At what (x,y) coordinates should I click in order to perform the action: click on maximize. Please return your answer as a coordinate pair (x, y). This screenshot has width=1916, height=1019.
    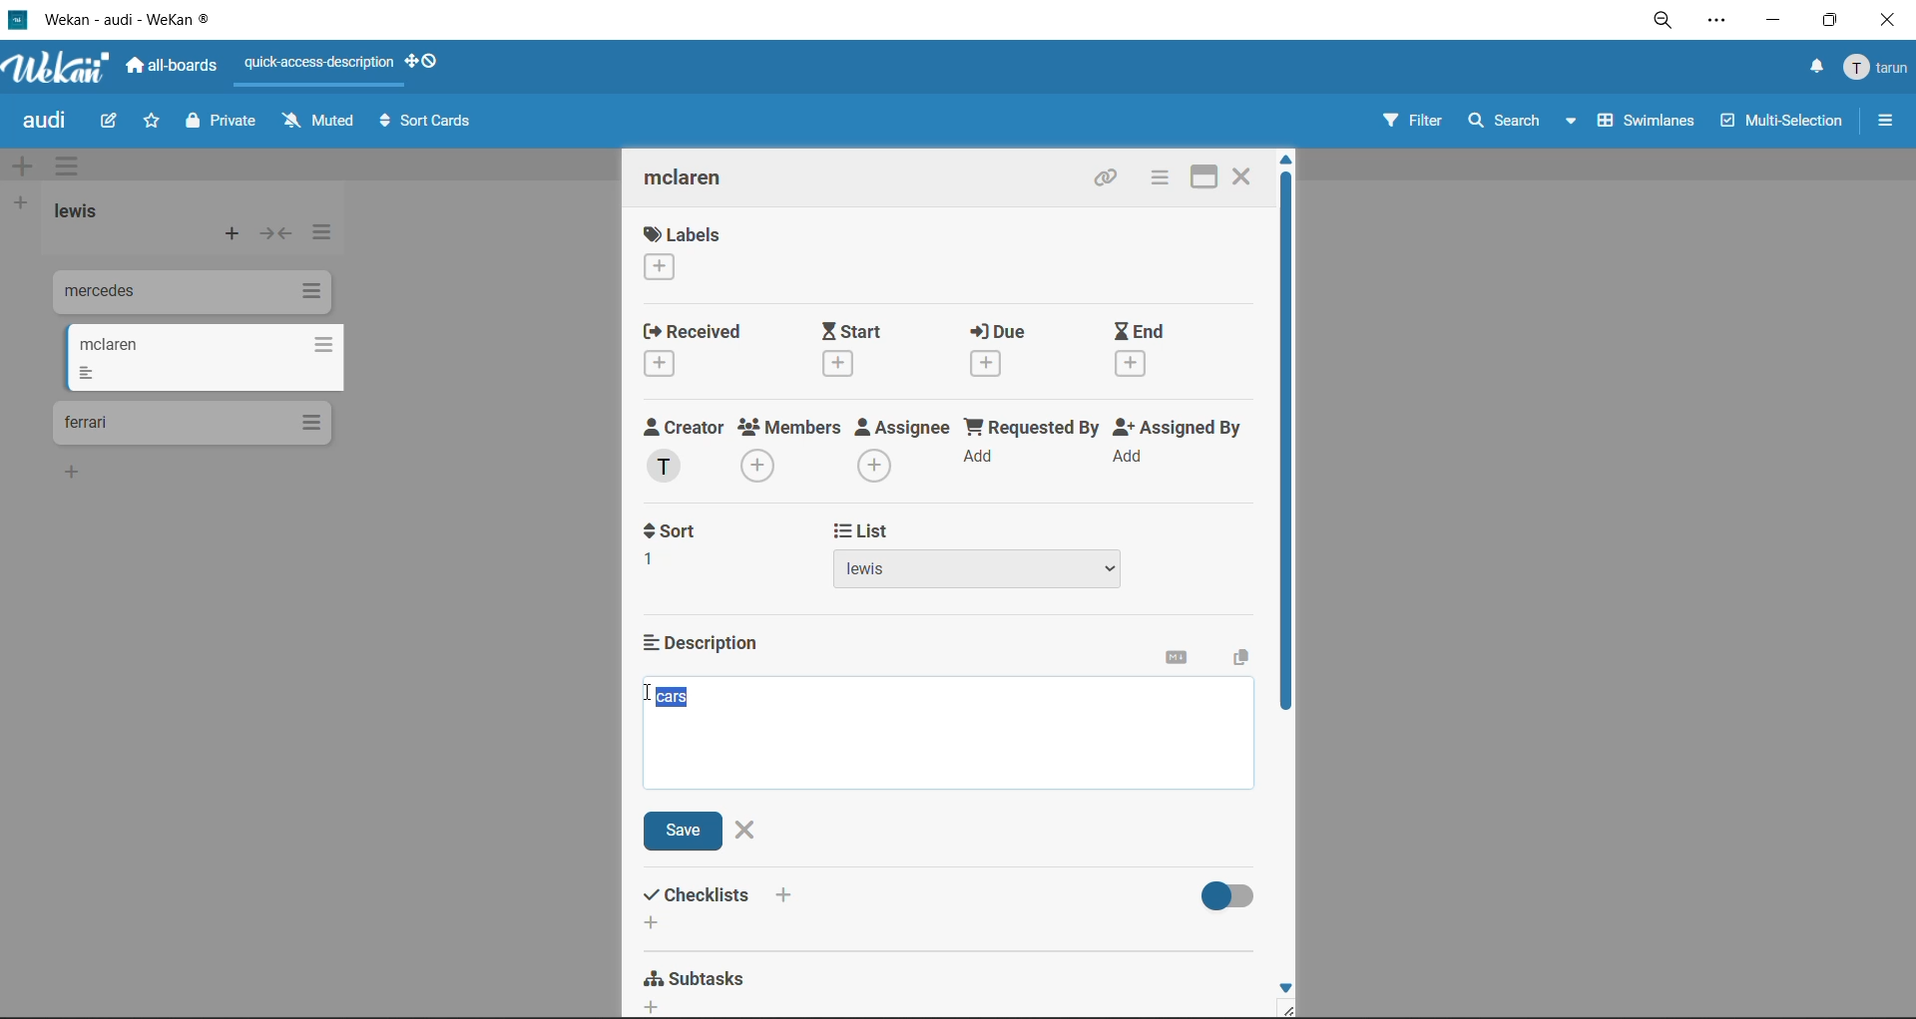
    Looking at the image, I should click on (1835, 19).